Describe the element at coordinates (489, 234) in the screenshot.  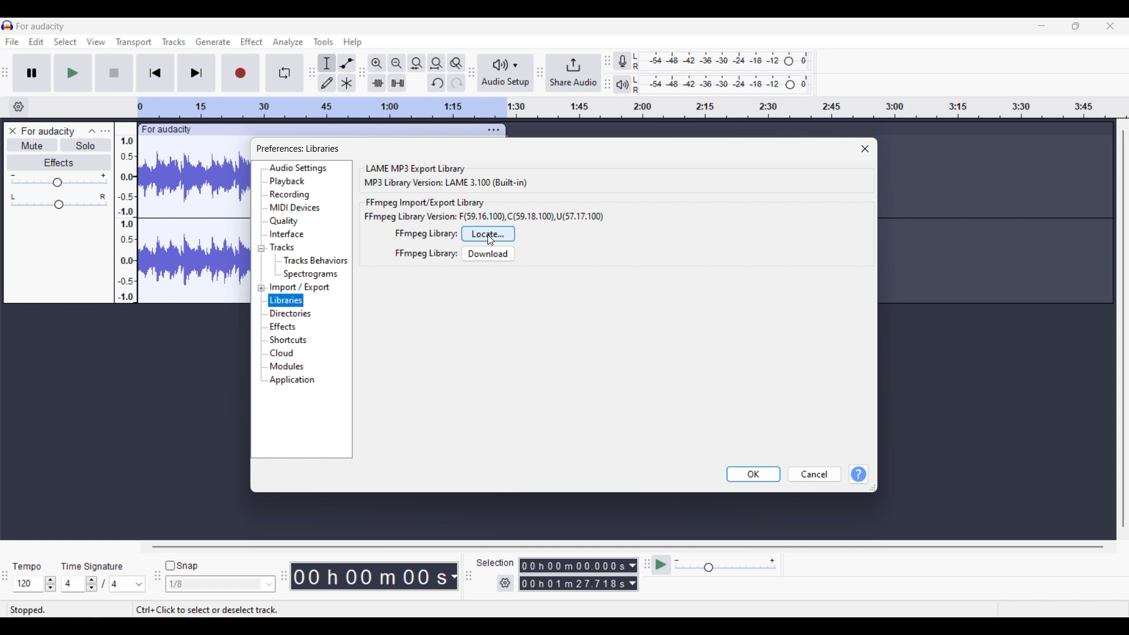
I see `locate` at that location.